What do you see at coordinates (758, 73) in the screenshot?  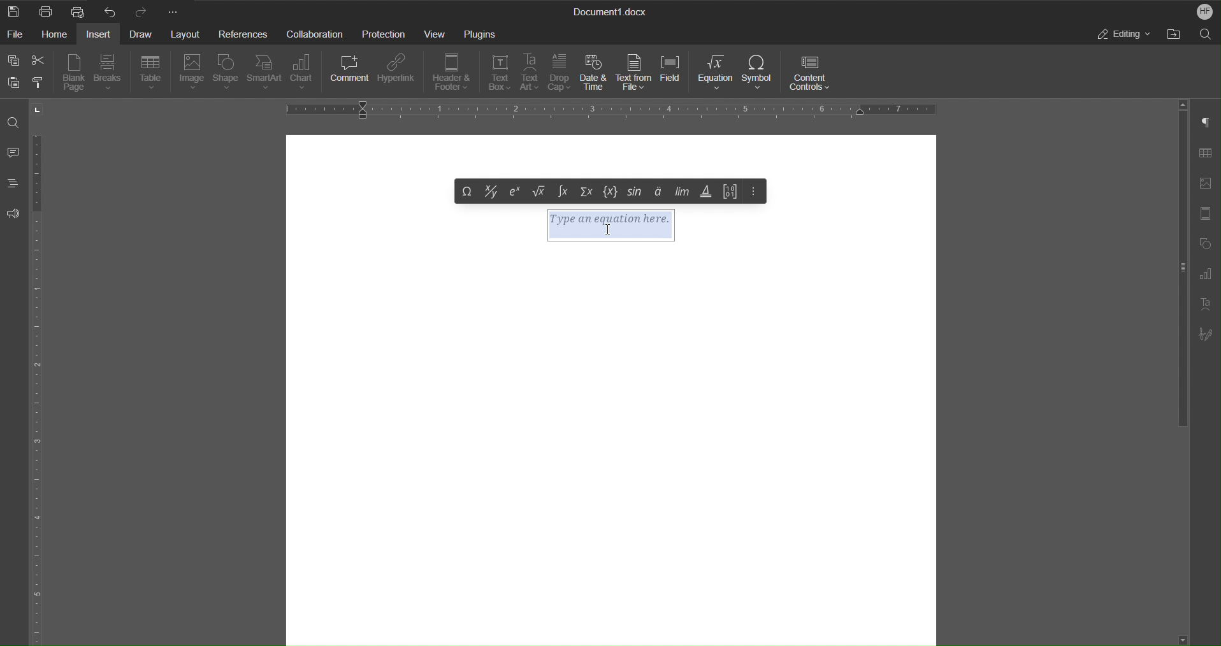 I see `Symbol` at bounding box center [758, 73].